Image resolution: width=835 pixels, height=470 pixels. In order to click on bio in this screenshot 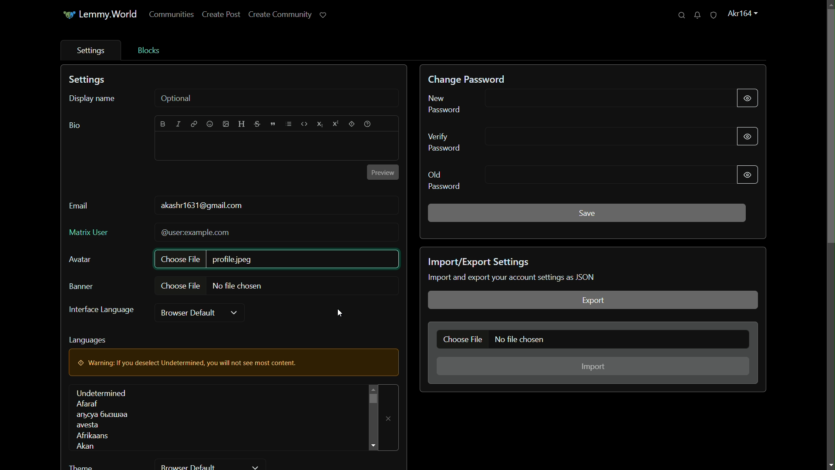, I will do `click(74, 126)`.